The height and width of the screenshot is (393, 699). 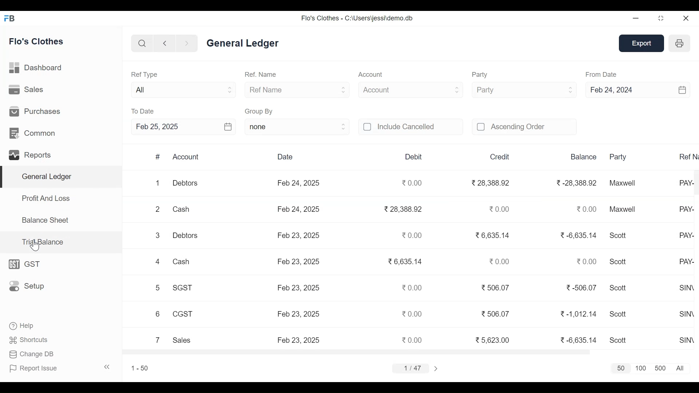 I want to click on Next, so click(x=436, y=368).